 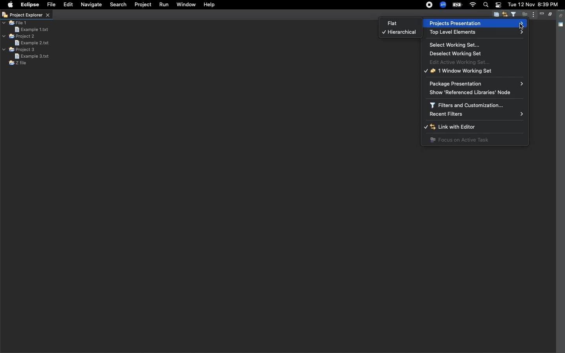 I want to click on Packaging presentation, so click(x=476, y=83).